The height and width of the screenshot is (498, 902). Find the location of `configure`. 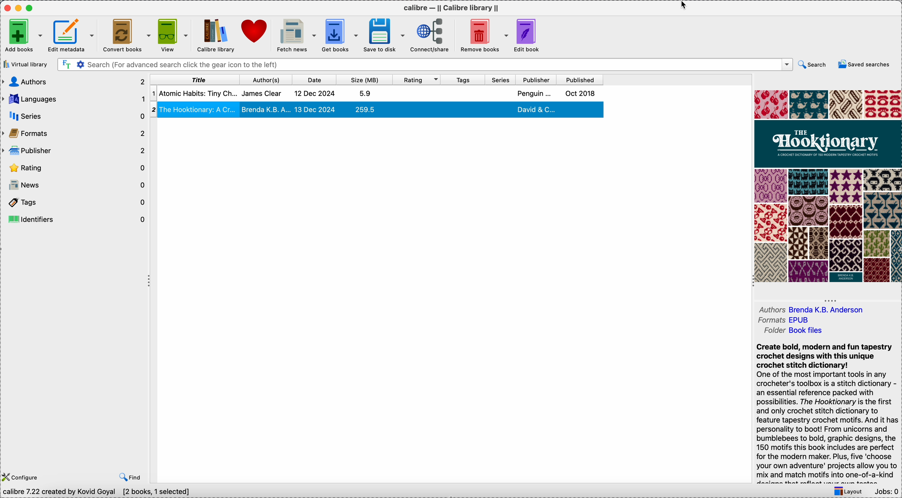

configure is located at coordinates (21, 477).